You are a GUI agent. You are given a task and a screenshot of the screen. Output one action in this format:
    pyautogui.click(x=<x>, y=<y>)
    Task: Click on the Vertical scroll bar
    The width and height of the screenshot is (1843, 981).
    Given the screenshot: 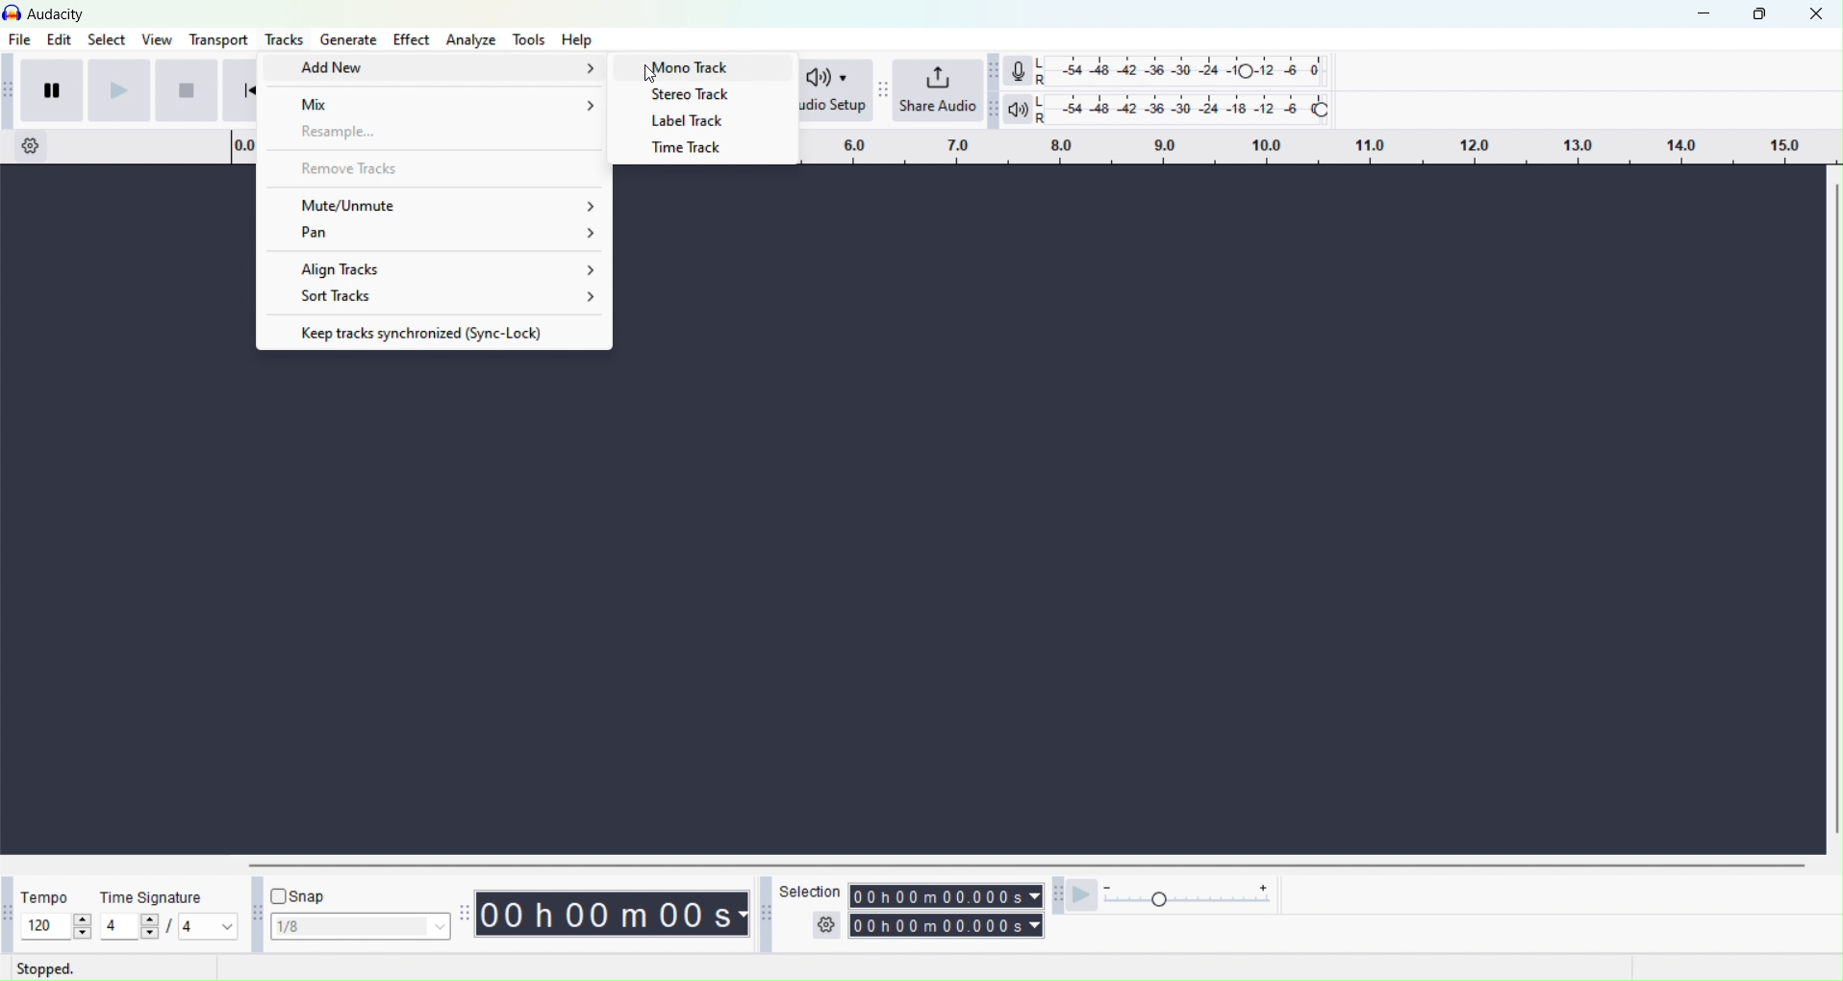 What is the action you would take?
    pyautogui.click(x=1025, y=864)
    